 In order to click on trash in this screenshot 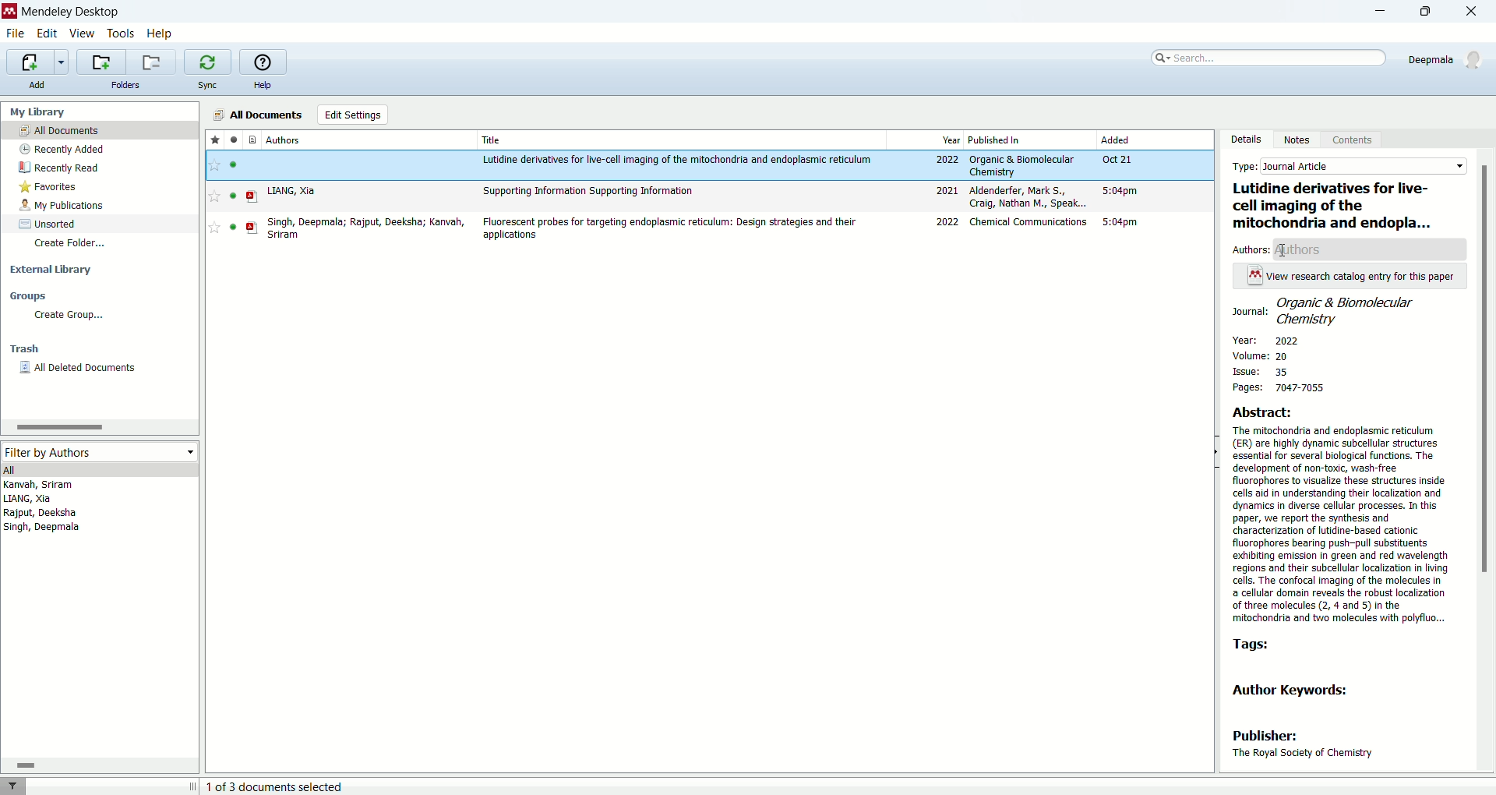, I will do `click(25, 347)`.